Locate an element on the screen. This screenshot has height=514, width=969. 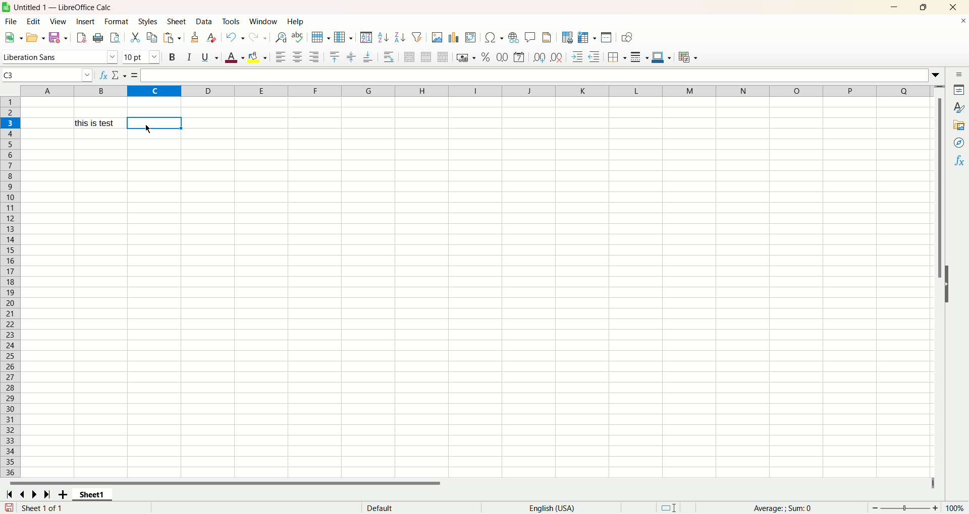
Maximize is located at coordinates (923, 8).